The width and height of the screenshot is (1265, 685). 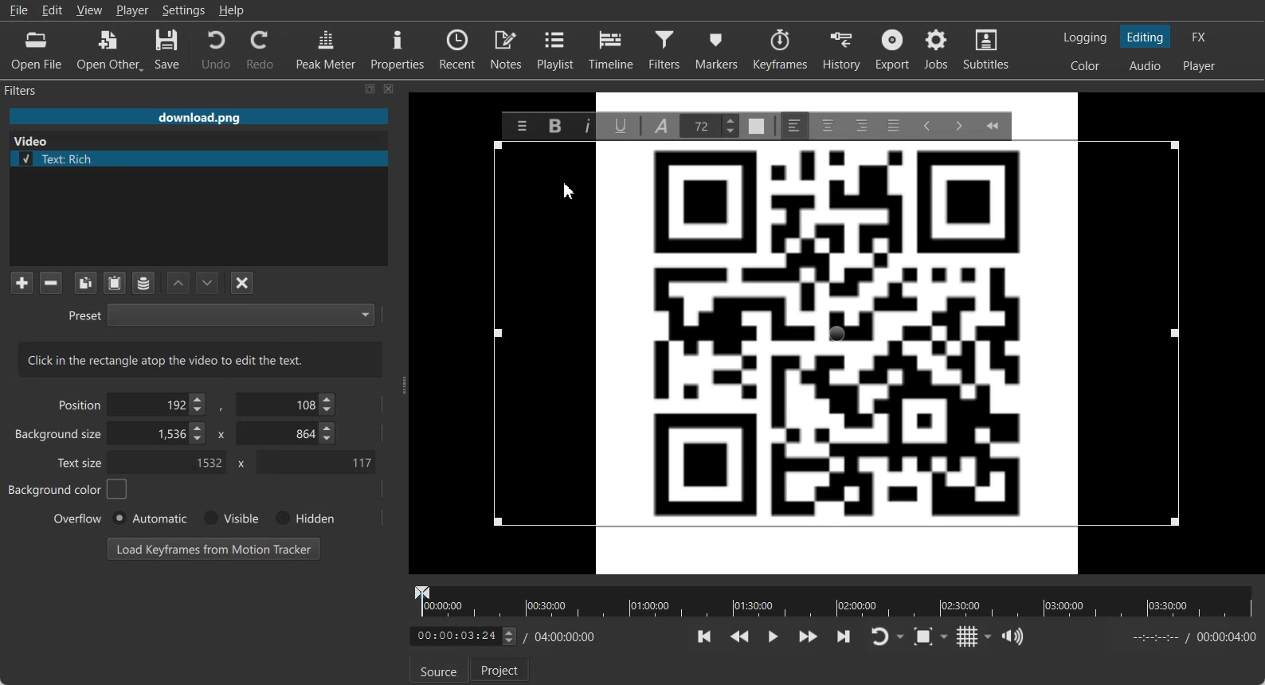 What do you see at coordinates (621, 125) in the screenshot?
I see `Underline` at bounding box center [621, 125].